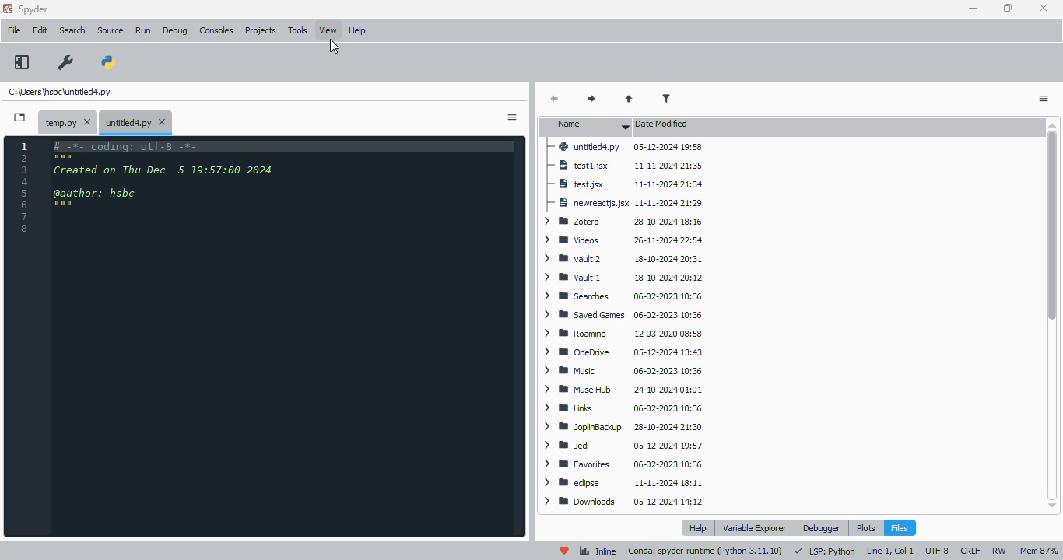 The image size is (1063, 560). Describe the element at coordinates (1039, 551) in the screenshot. I see `mem 87%` at that location.